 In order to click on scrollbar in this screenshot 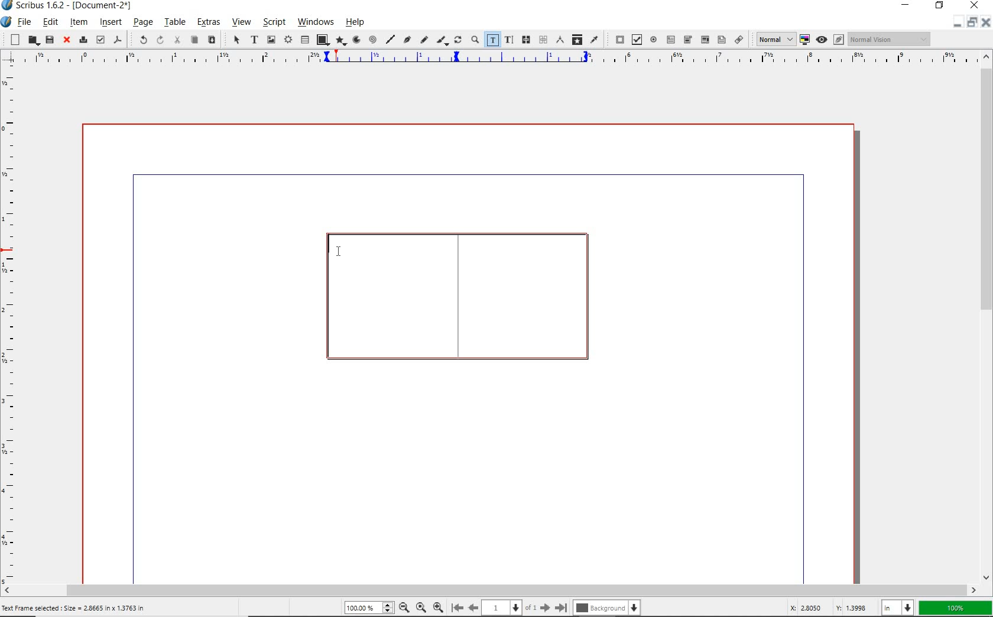, I will do `click(987, 317)`.